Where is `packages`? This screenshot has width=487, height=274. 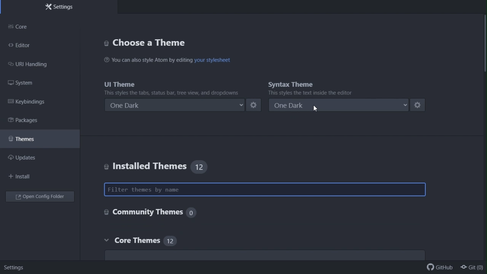 packages is located at coordinates (32, 120).